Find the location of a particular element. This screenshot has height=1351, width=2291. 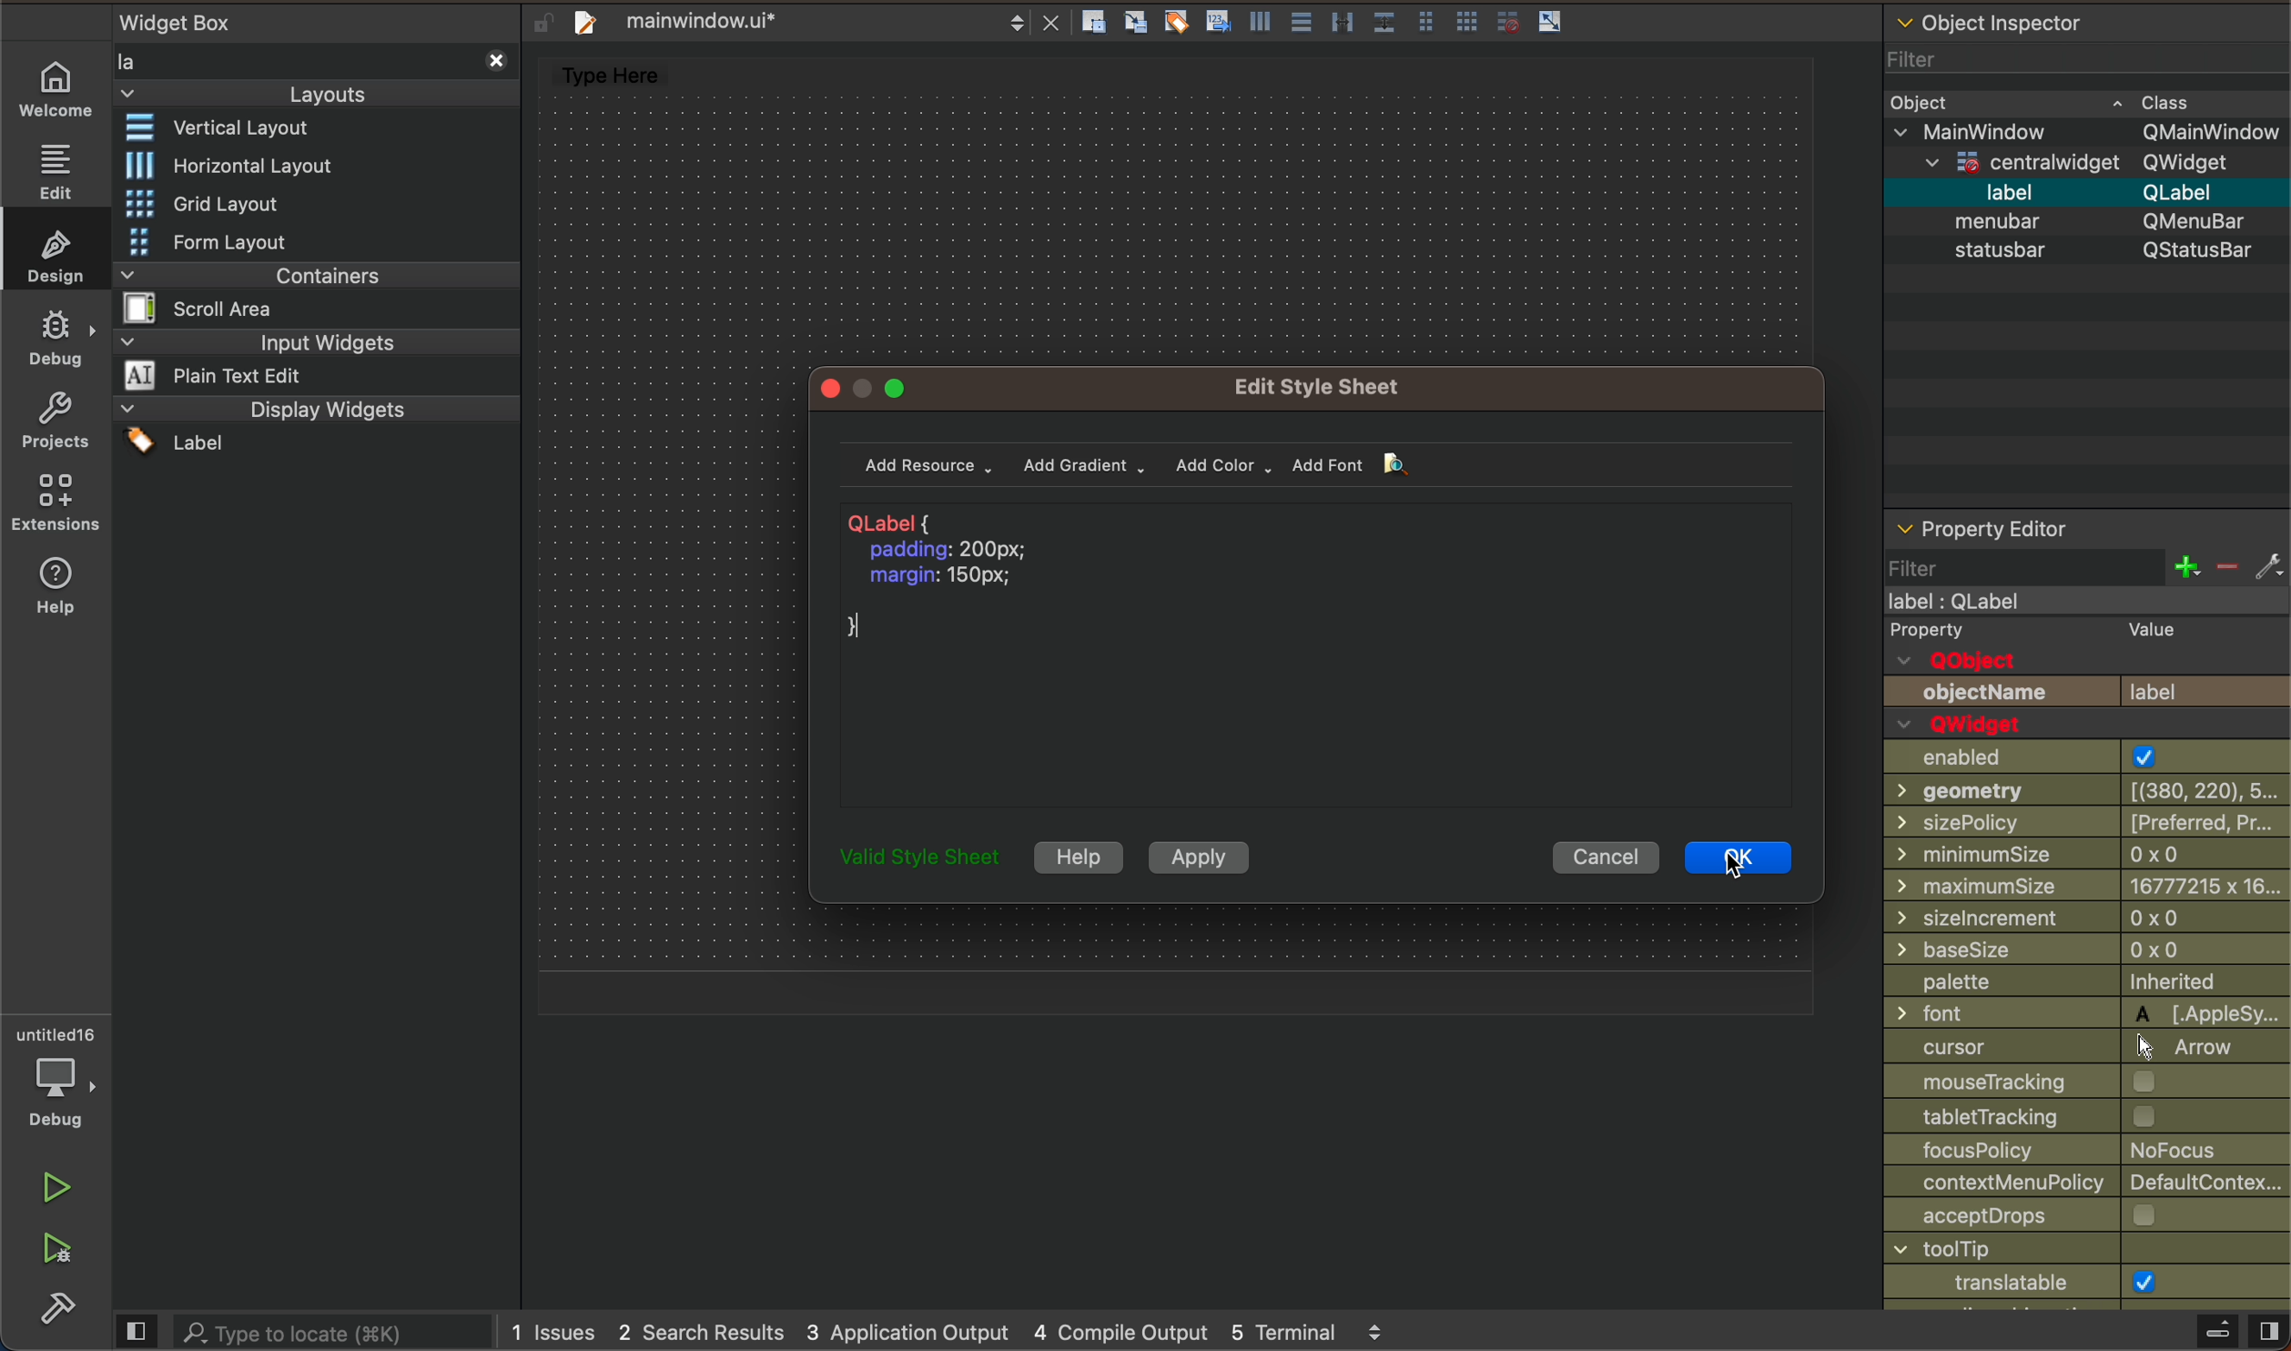

acceptdrops is located at coordinates (2086, 1217).